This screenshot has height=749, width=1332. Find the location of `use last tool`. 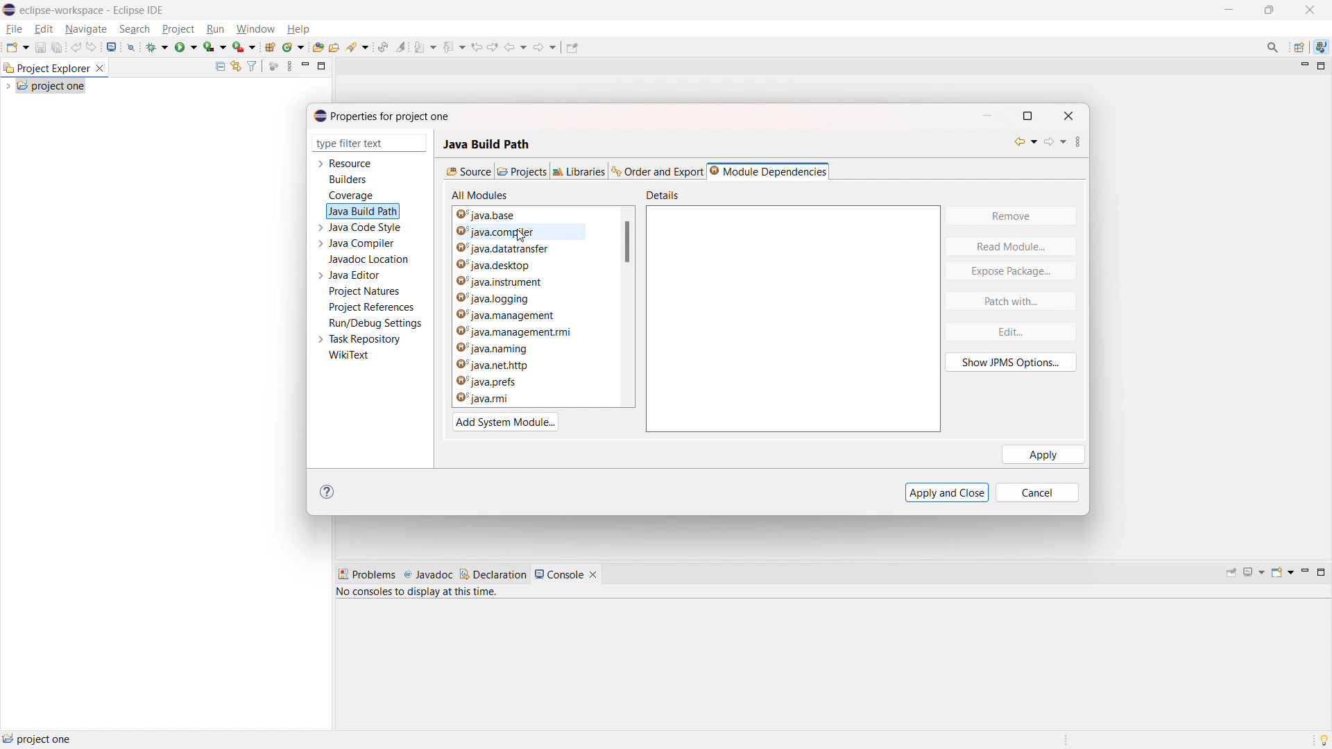

use last tool is located at coordinates (244, 47).